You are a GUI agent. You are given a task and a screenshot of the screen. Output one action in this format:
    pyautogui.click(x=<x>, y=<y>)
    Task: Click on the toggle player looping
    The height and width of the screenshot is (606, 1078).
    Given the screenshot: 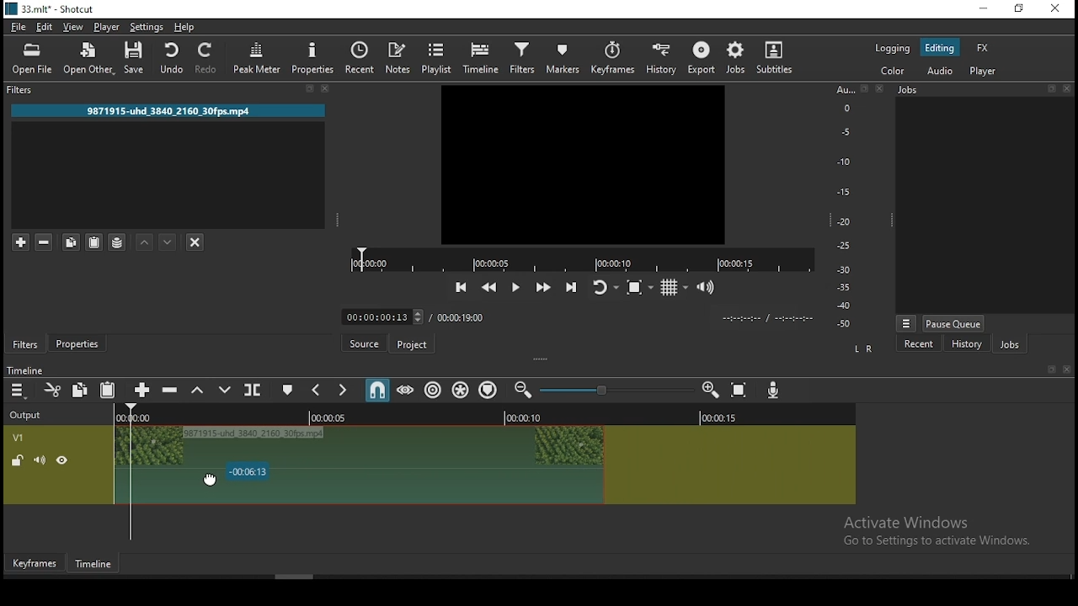 What is the action you would take?
    pyautogui.click(x=604, y=288)
    